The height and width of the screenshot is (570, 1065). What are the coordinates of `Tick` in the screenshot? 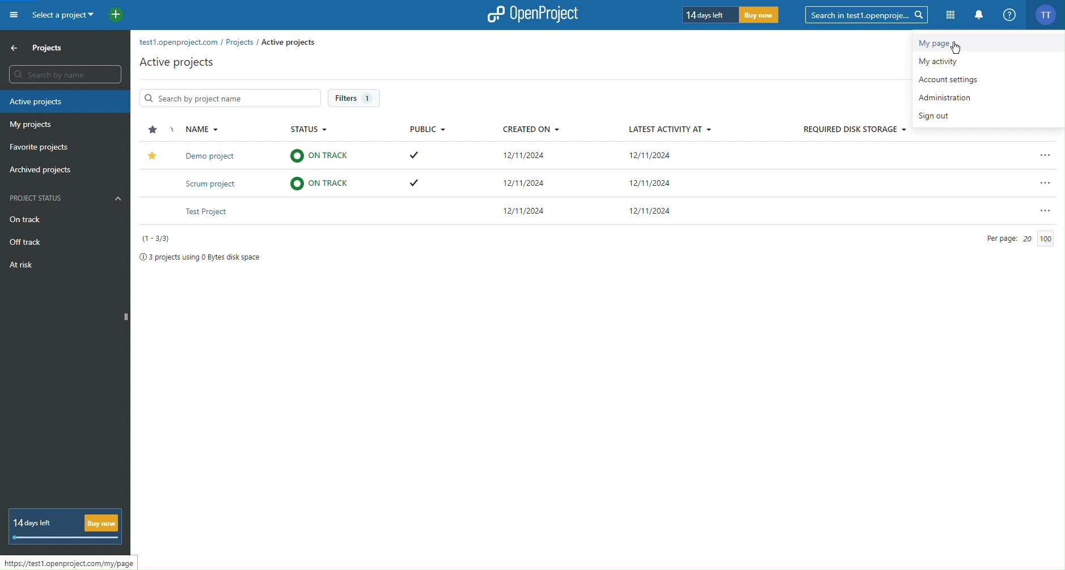 It's located at (416, 155).